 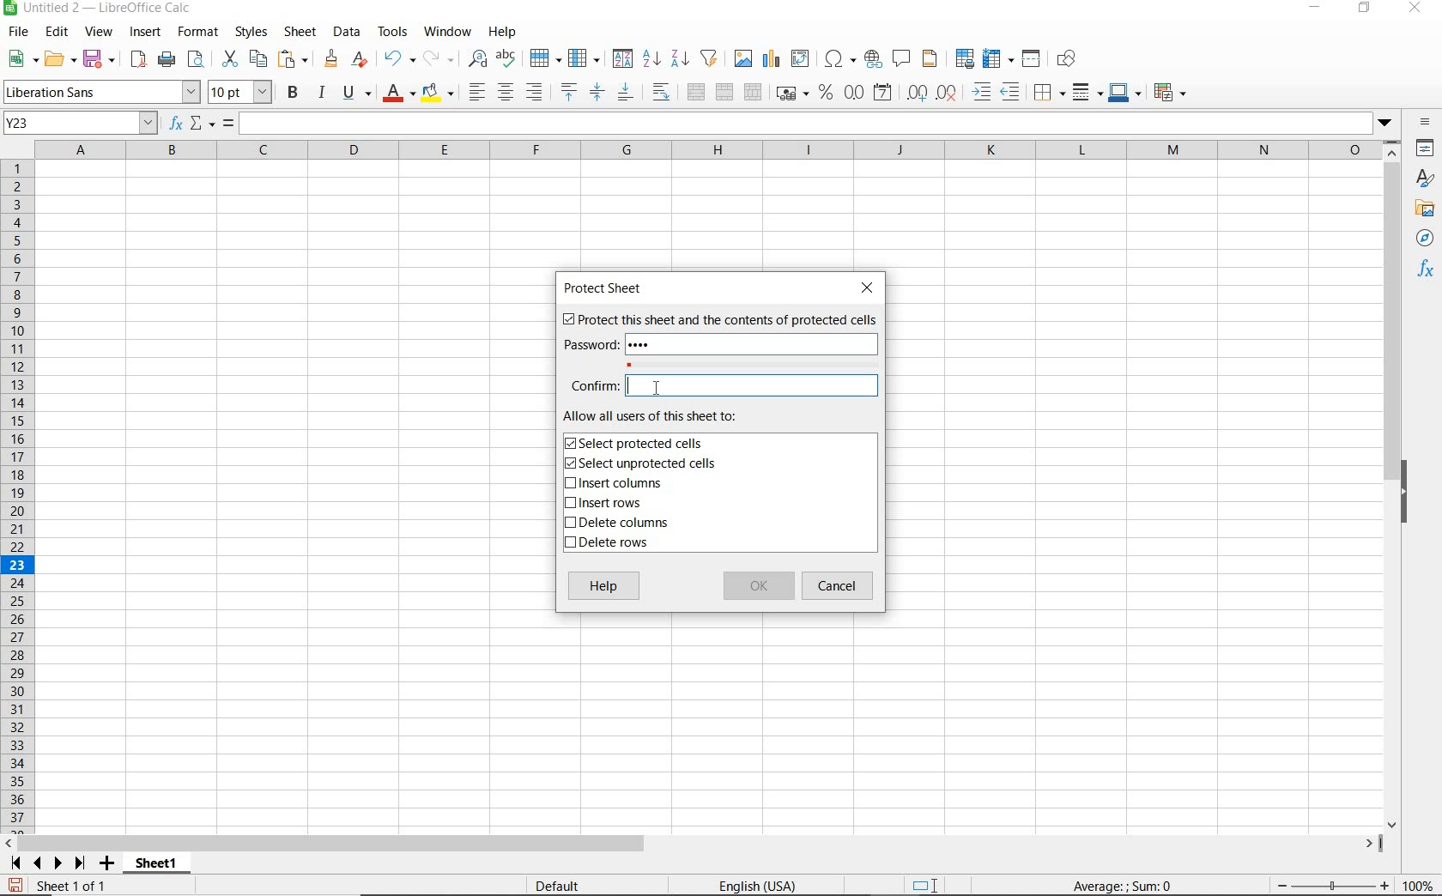 What do you see at coordinates (1425, 149) in the screenshot?
I see `PROPERTIES` at bounding box center [1425, 149].